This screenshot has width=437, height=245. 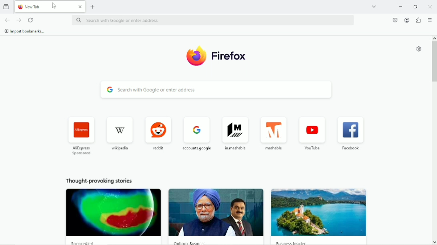 What do you see at coordinates (273, 133) in the screenshot?
I see `mashable` at bounding box center [273, 133].